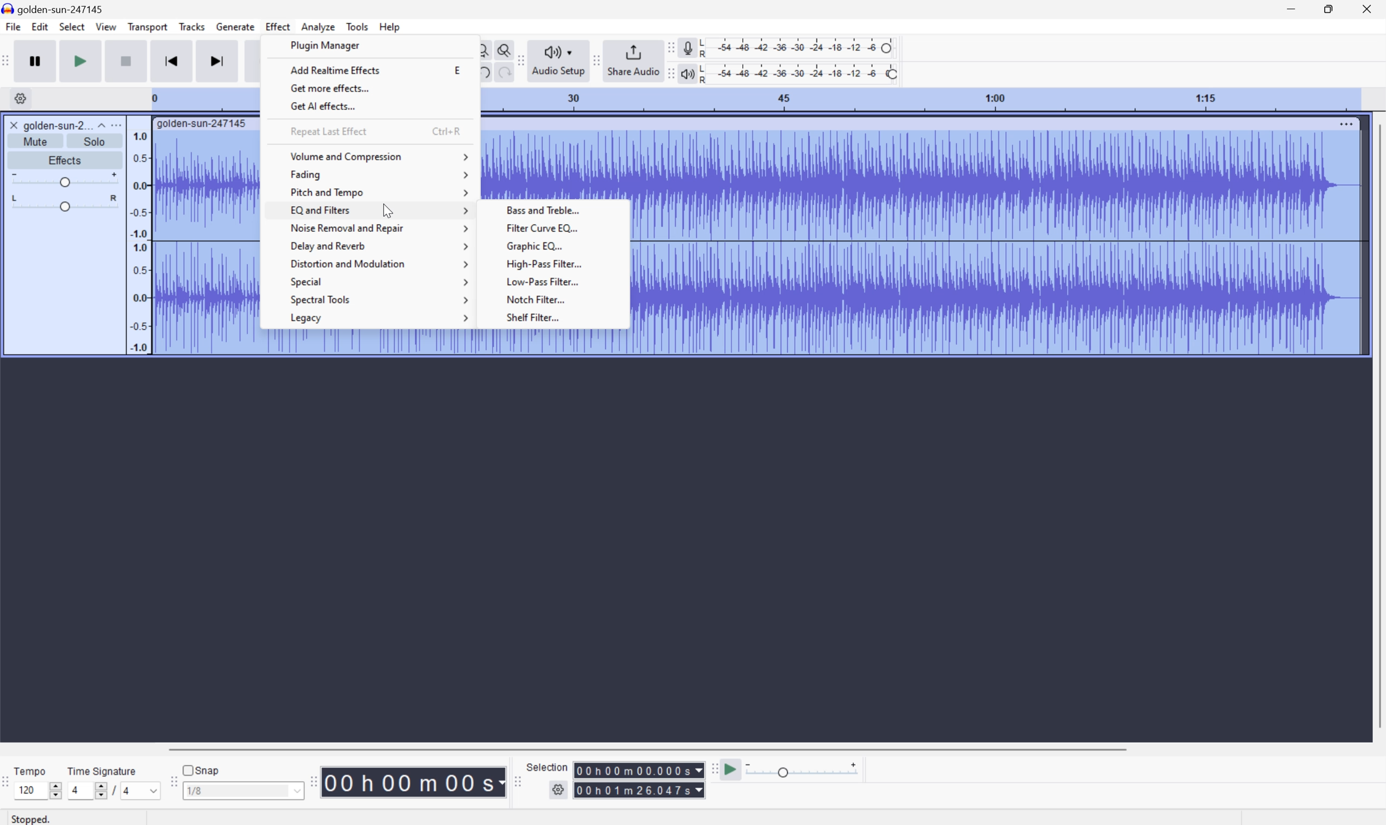 This screenshot has height=825, width=1386. Describe the element at coordinates (64, 178) in the screenshot. I see `Slider` at that location.